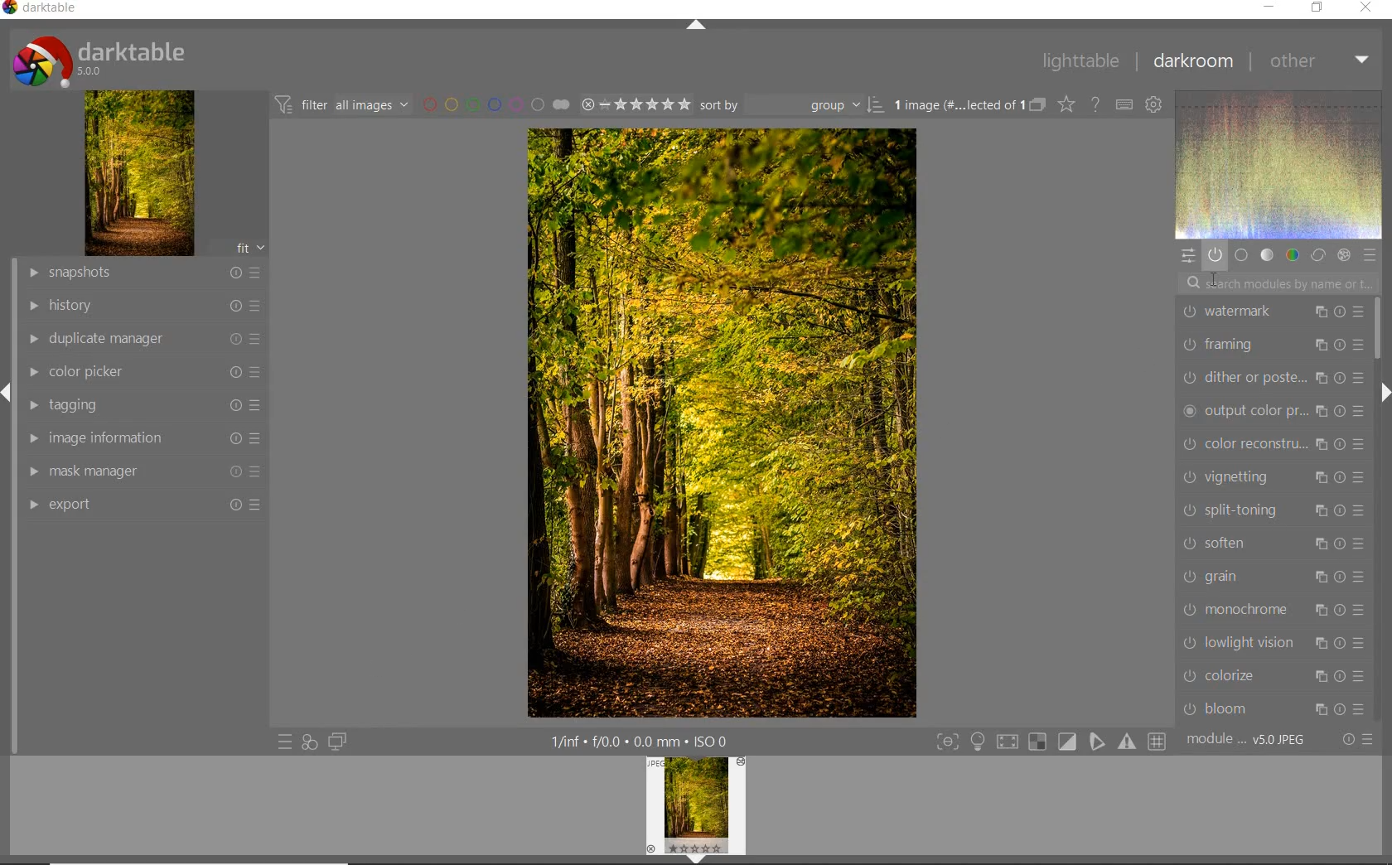 The width and height of the screenshot is (1392, 865). I want to click on search module, so click(1276, 286).